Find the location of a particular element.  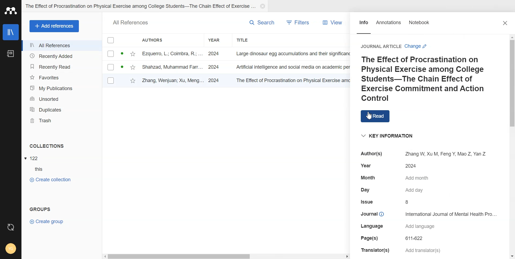

2024 is located at coordinates (215, 66).